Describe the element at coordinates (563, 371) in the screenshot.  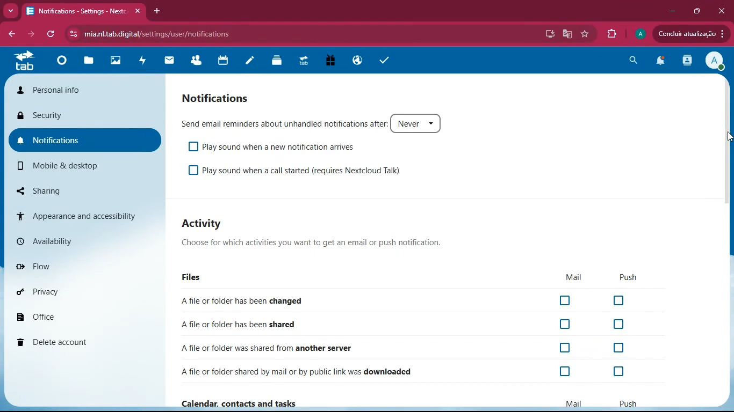
I see `Checkbox` at that location.